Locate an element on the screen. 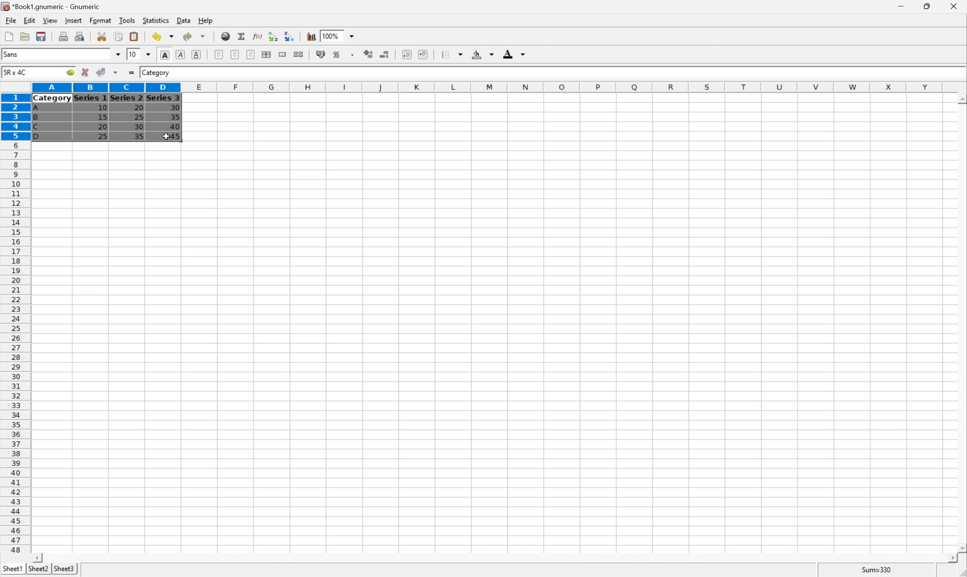  Cancel changes is located at coordinates (85, 71).